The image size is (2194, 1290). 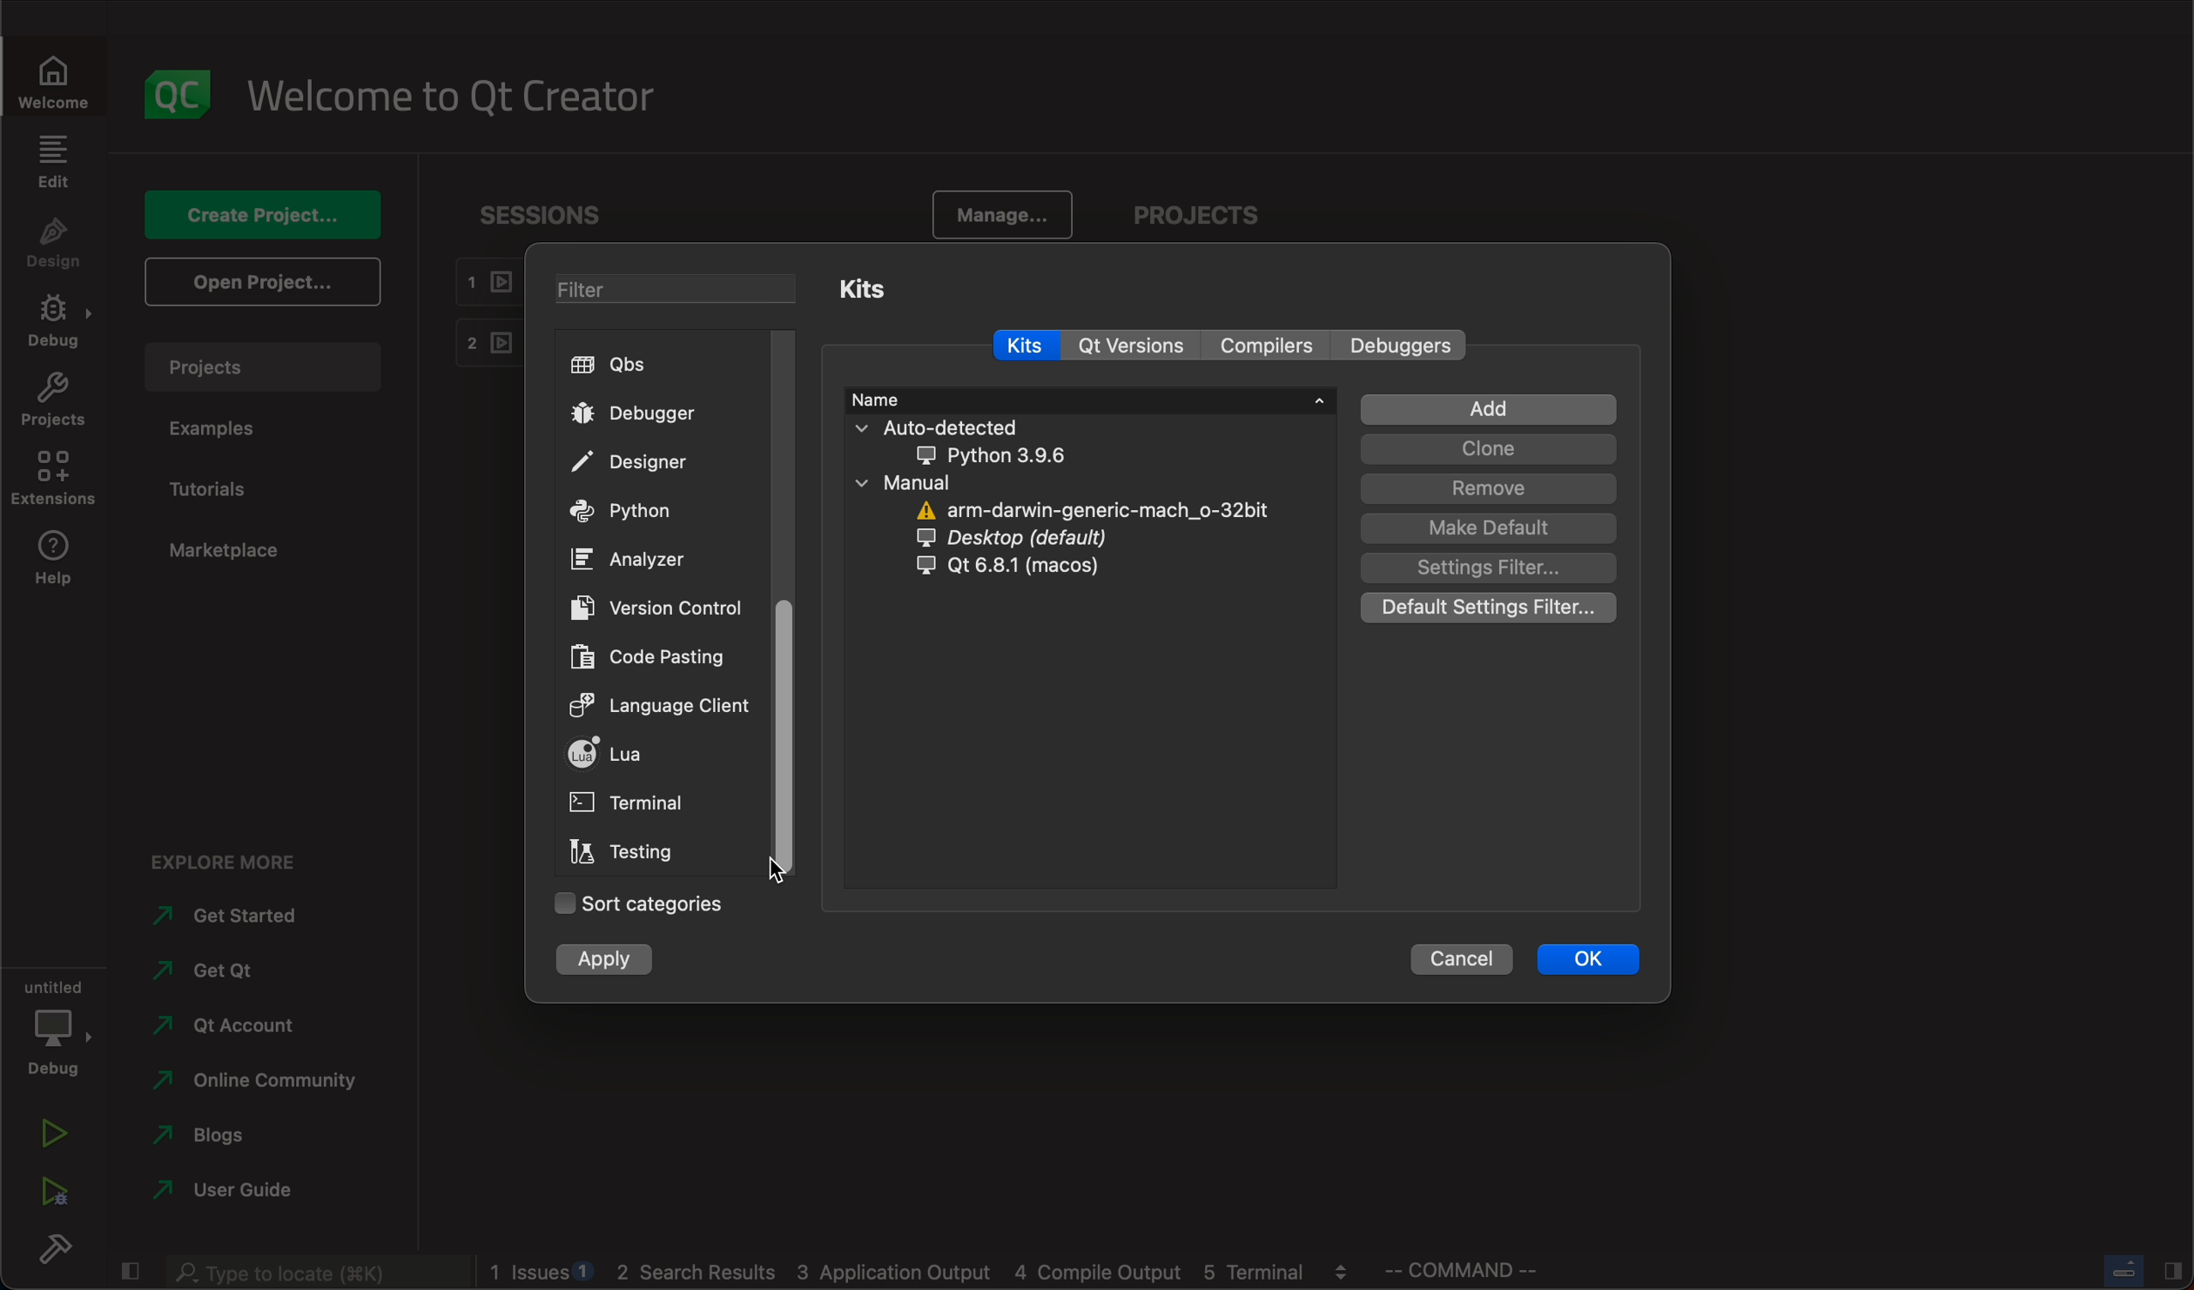 I want to click on explore more, so click(x=240, y=859).